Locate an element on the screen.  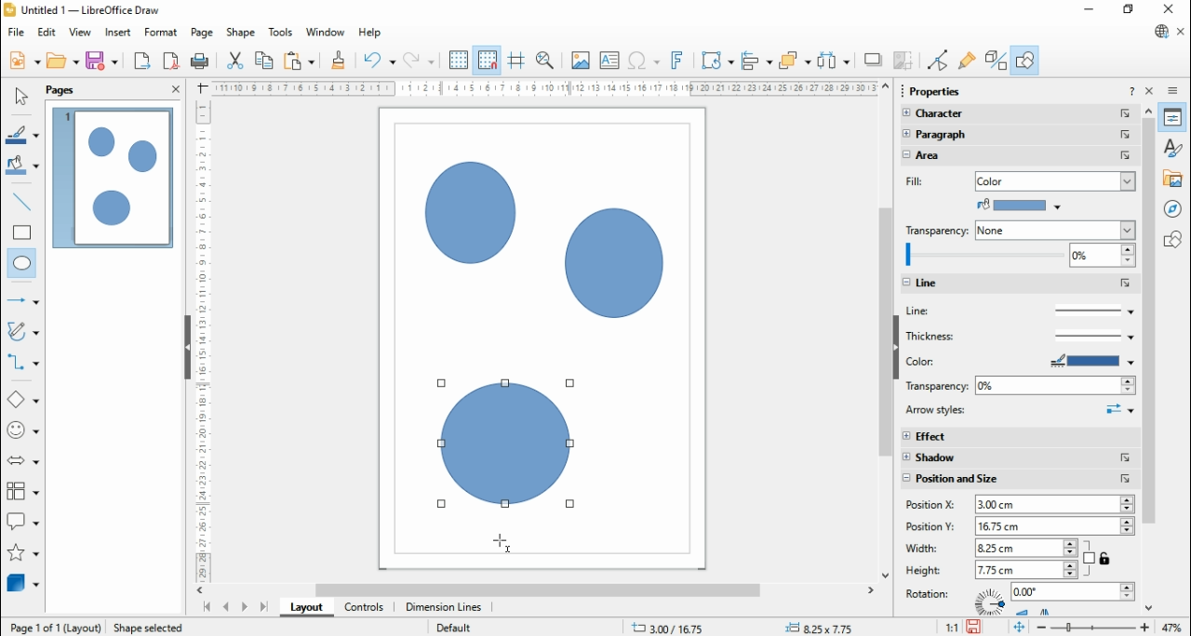
6.50 cm  is located at coordinates (1024, 570).